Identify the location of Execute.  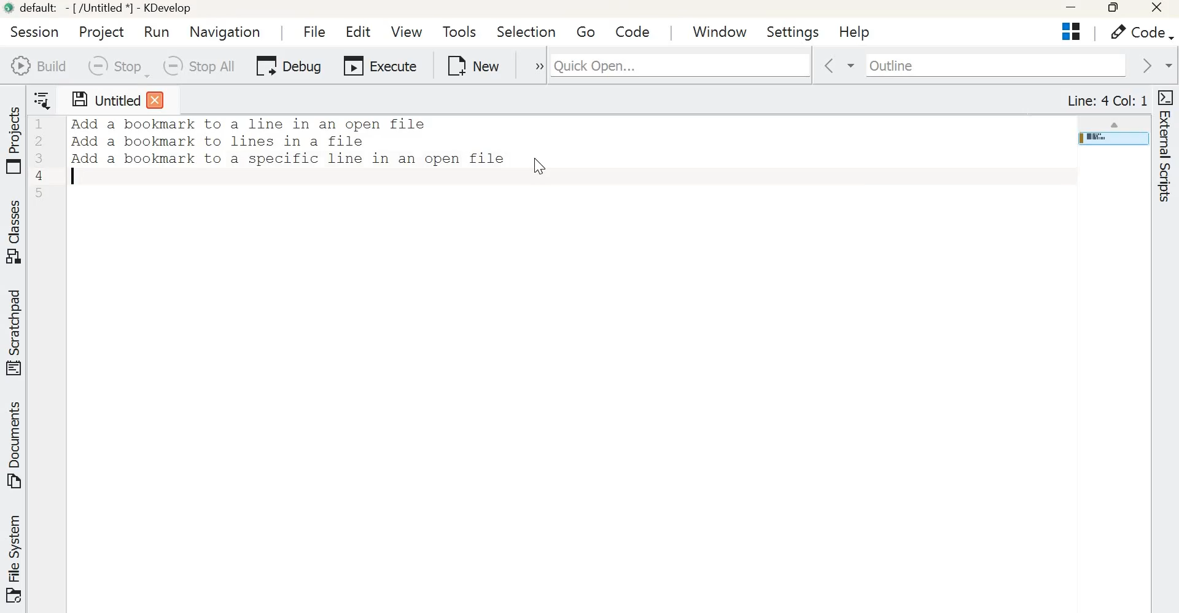
(378, 63).